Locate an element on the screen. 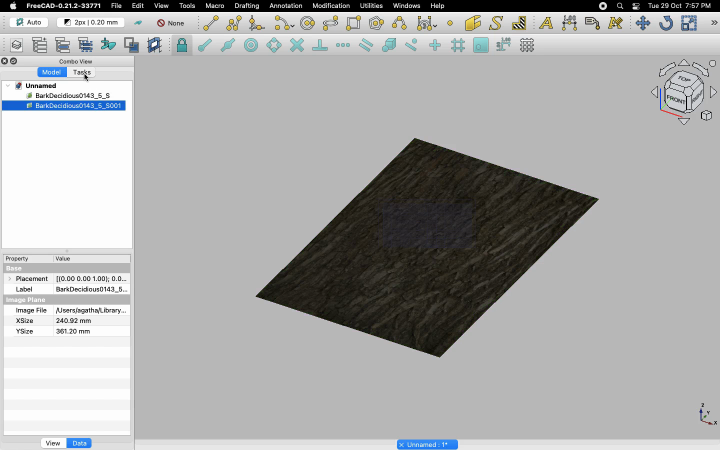 The height and width of the screenshot is (450, 720). Toggle grid is located at coordinates (528, 45).